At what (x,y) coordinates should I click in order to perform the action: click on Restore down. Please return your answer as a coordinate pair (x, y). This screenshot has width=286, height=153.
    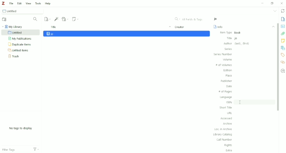
    Looking at the image, I should click on (272, 3).